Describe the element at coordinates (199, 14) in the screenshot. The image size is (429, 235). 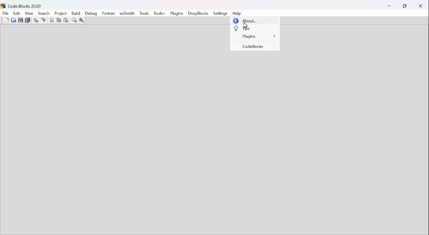
I see `Doxyblocks` at that location.